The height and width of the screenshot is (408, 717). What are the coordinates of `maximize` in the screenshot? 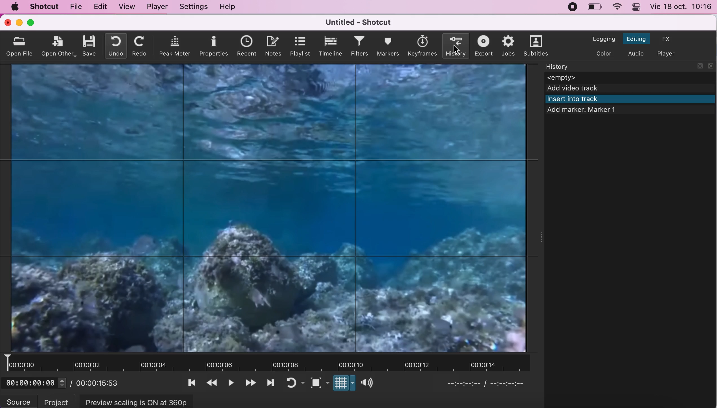 It's located at (34, 23).